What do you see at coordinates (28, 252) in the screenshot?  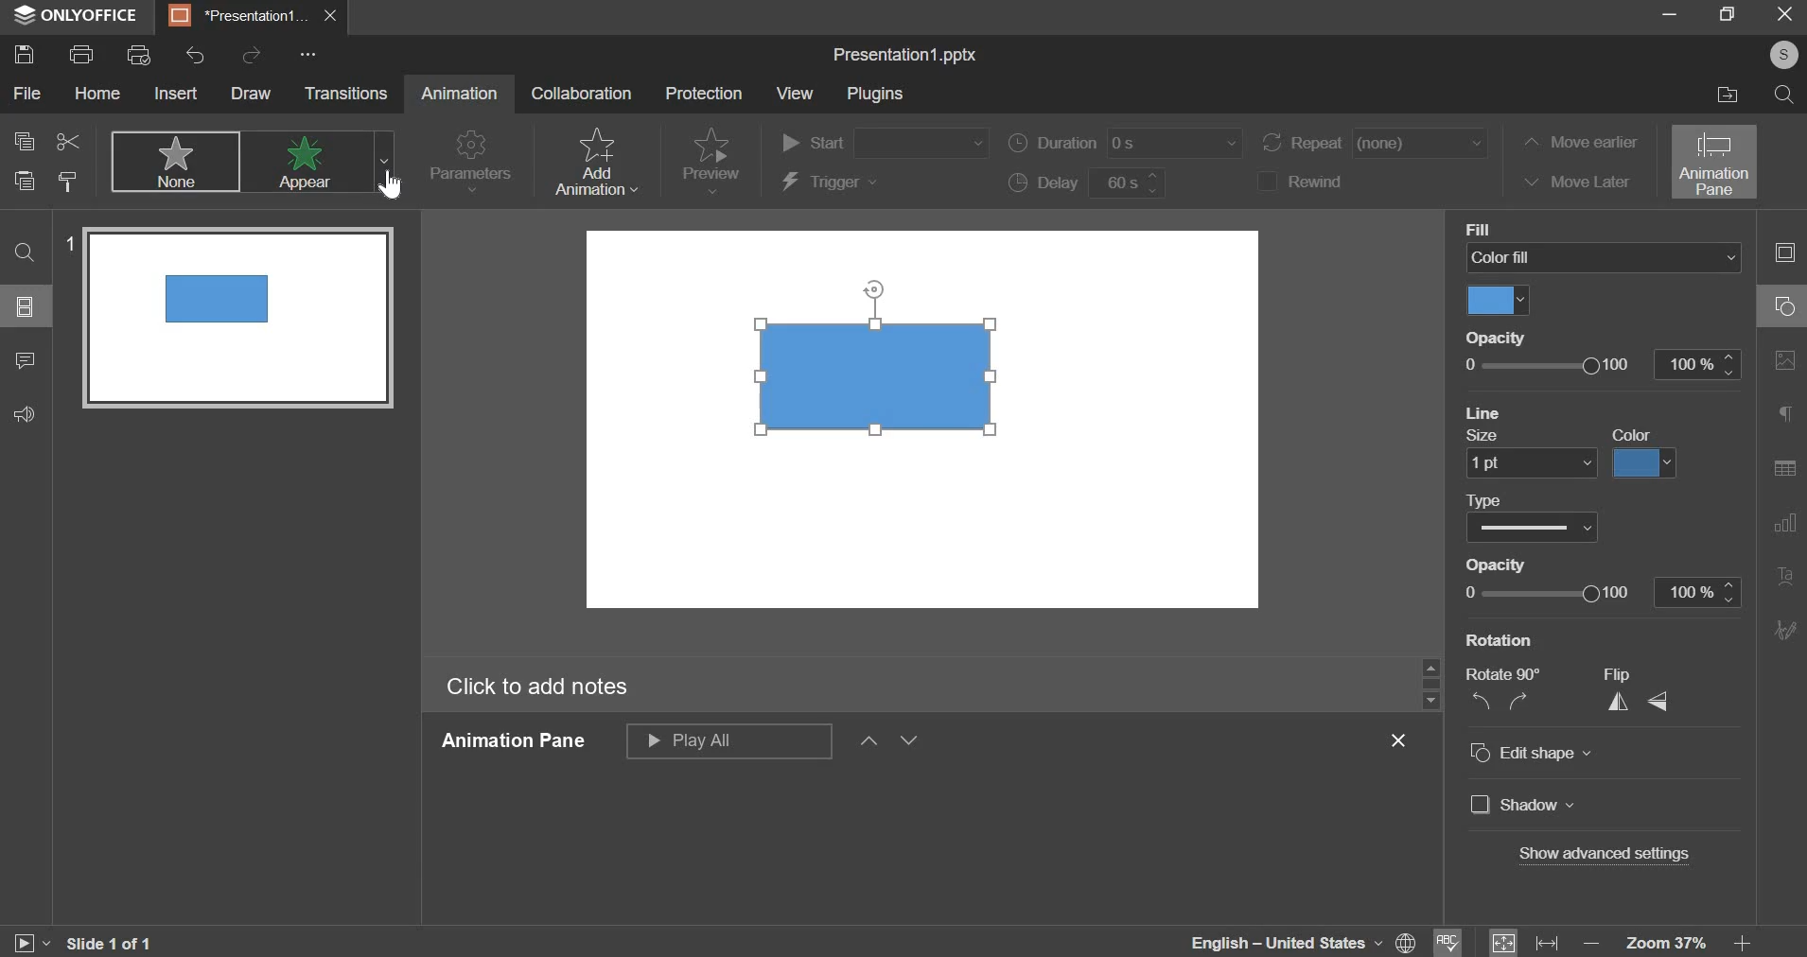 I see `search` at bounding box center [28, 252].